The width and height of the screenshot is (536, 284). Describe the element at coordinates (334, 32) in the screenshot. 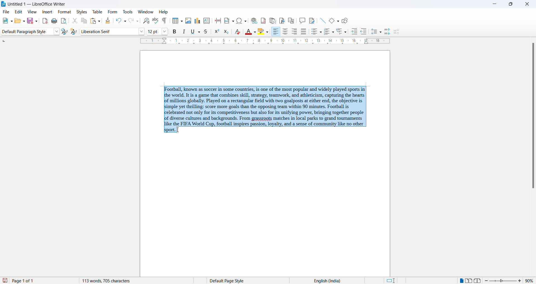

I see `toggle ordered list ` at that location.